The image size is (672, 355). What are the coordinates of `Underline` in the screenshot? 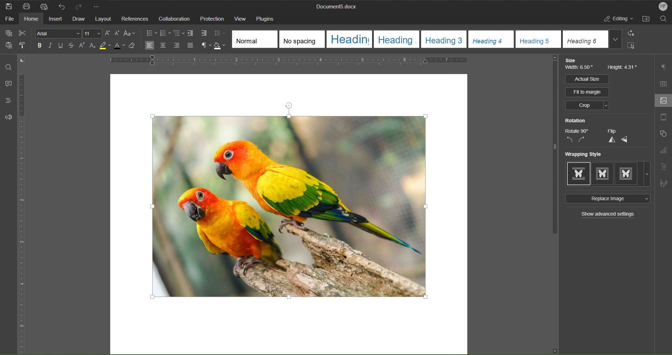 It's located at (62, 46).